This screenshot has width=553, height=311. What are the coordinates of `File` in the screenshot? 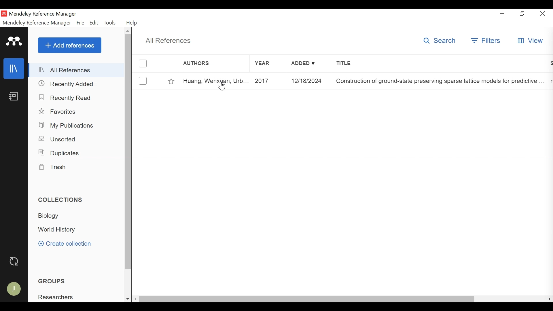 It's located at (81, 23).